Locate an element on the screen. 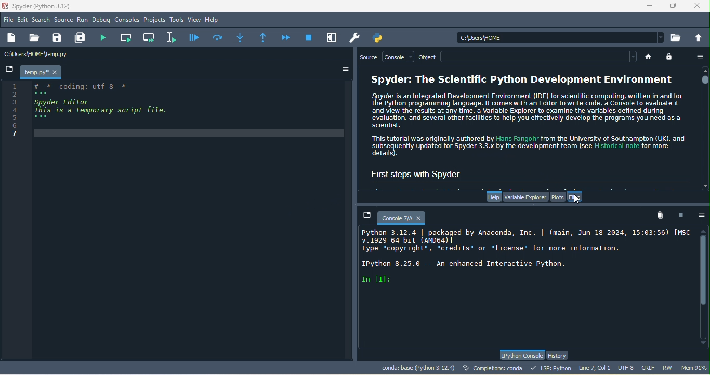 This screenshot has height=375, width=710. lock is located at coordinates (670, 57).